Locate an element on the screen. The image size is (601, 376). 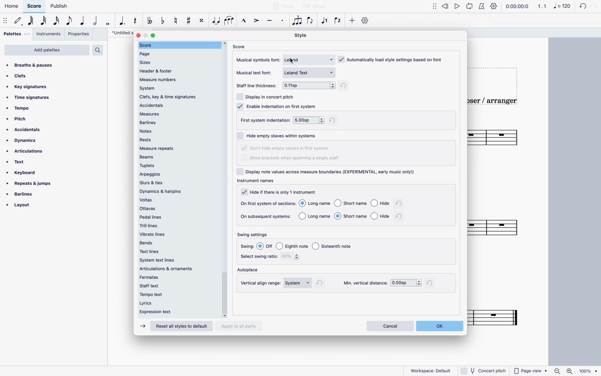
Workspace: Default is located at coordinates (431, 370).